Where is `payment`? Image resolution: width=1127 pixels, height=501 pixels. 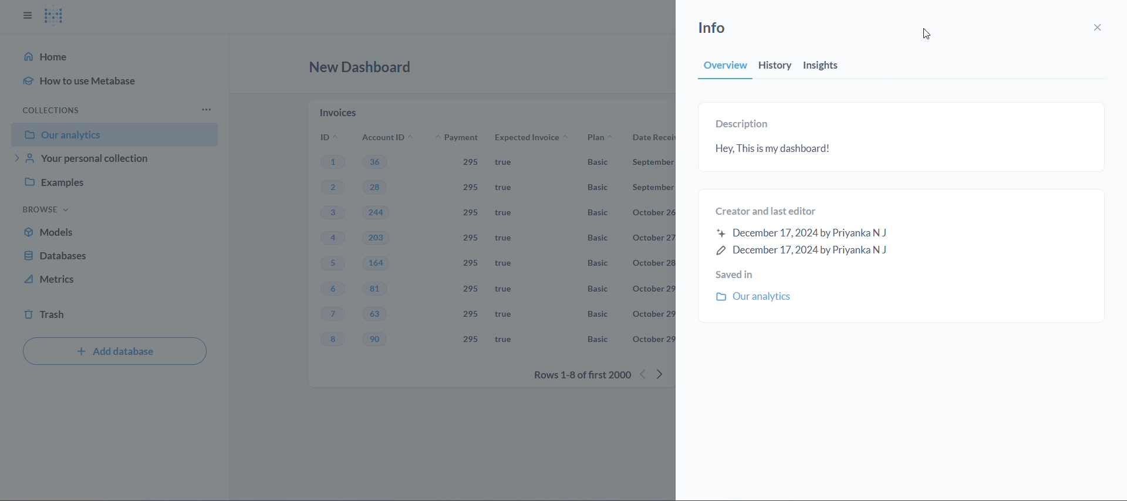 payment is located at coordinates (464, 138).